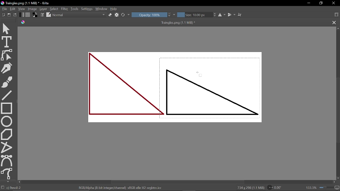 The width and height of the screenshot is (340, 191). What do you see at coordinates (42, 15) in the screenshot?
I see `Edit brush settings` at bounding box center [42, 15].